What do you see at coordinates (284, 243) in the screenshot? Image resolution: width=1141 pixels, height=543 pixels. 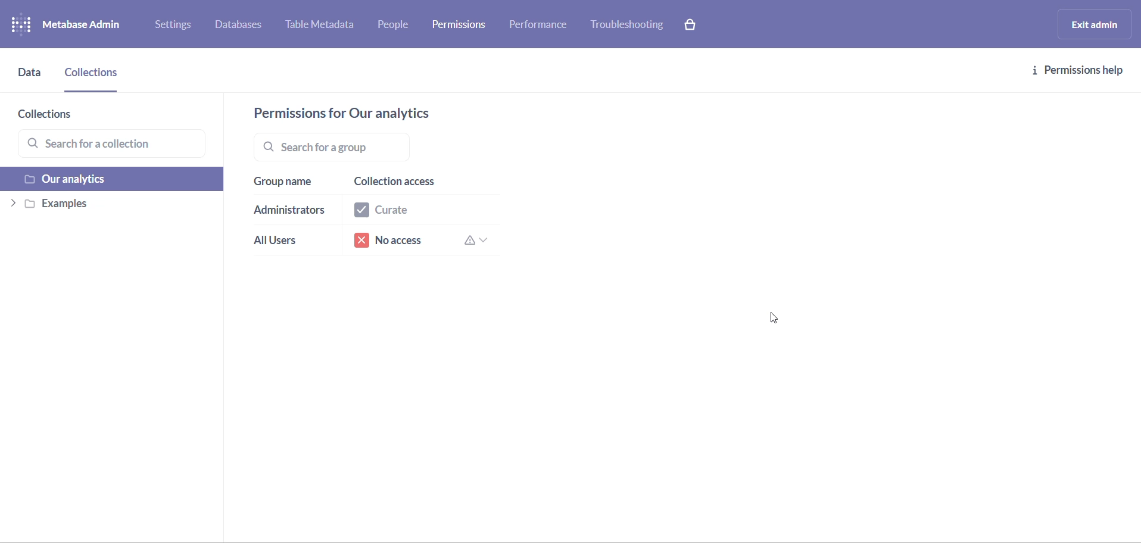 I see `all users group` at bounding box center [284, 243].